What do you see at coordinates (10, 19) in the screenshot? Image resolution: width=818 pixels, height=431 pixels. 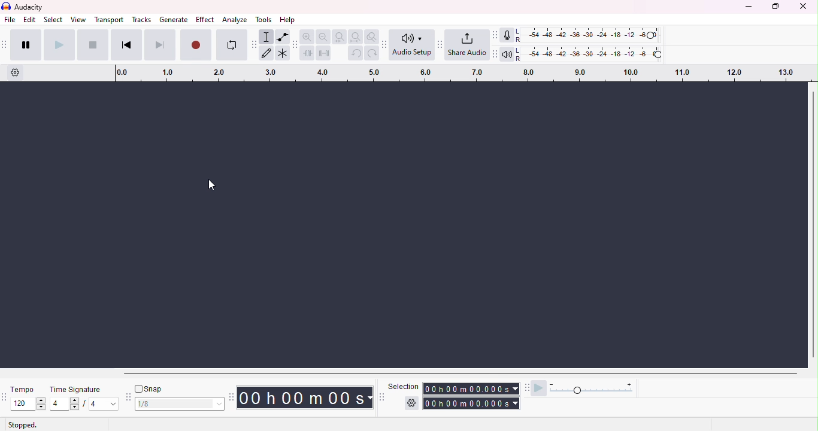 I see `file` at bounding box center [10, 19].